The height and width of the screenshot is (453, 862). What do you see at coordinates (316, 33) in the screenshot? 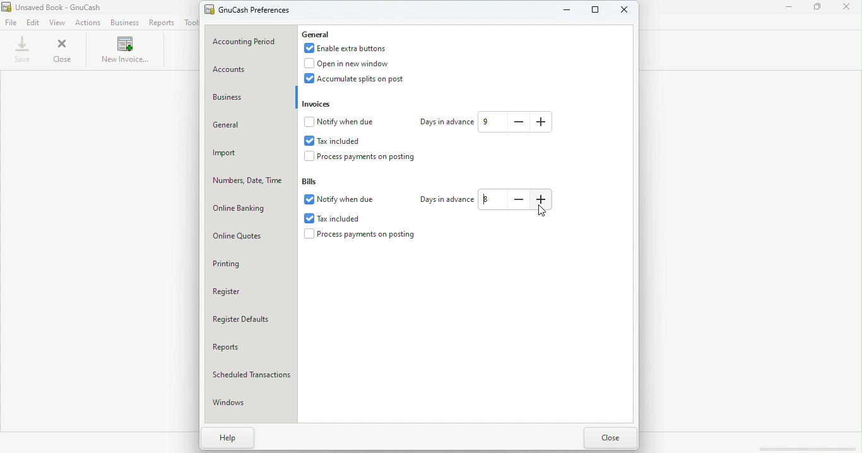
I see `General` at bounding box center [316, 33].